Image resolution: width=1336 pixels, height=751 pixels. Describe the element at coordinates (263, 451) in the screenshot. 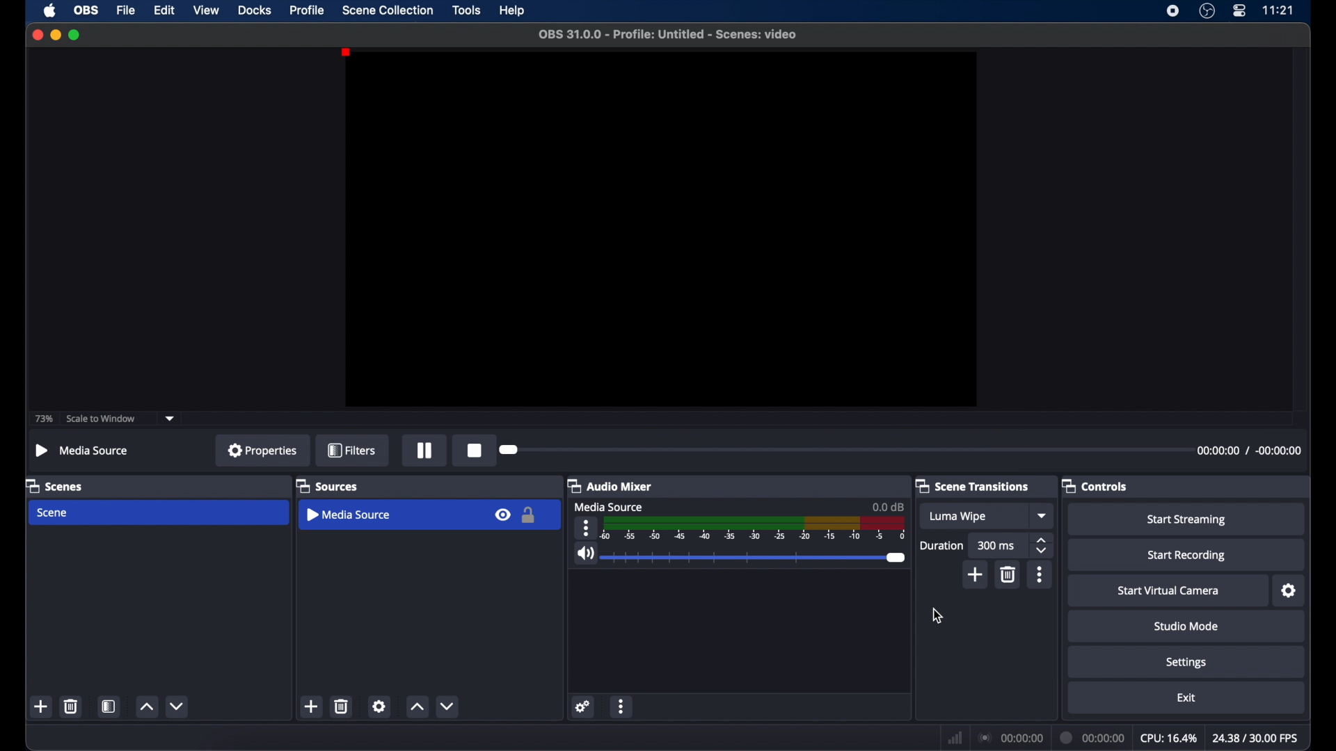

I see `properties` at that location.